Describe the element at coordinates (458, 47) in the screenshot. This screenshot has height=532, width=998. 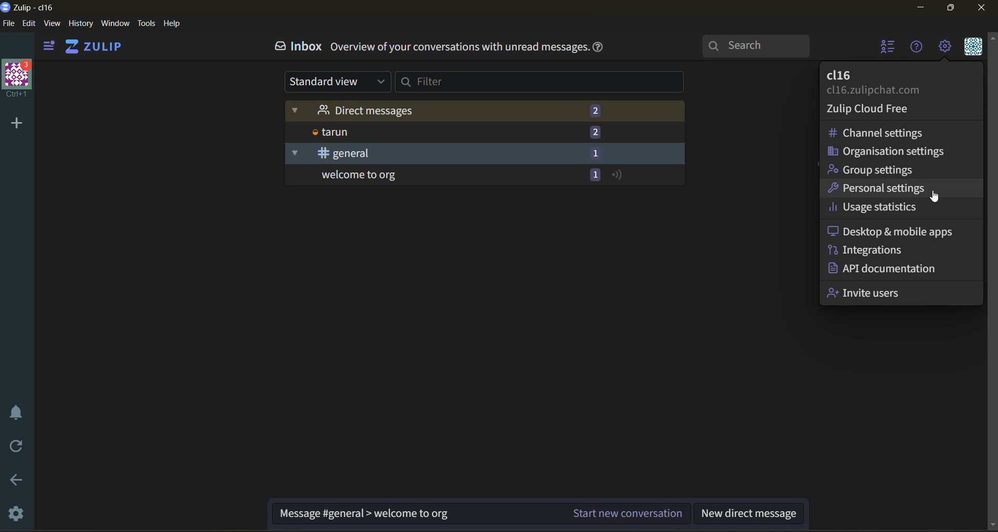
I see `heading` at that location.